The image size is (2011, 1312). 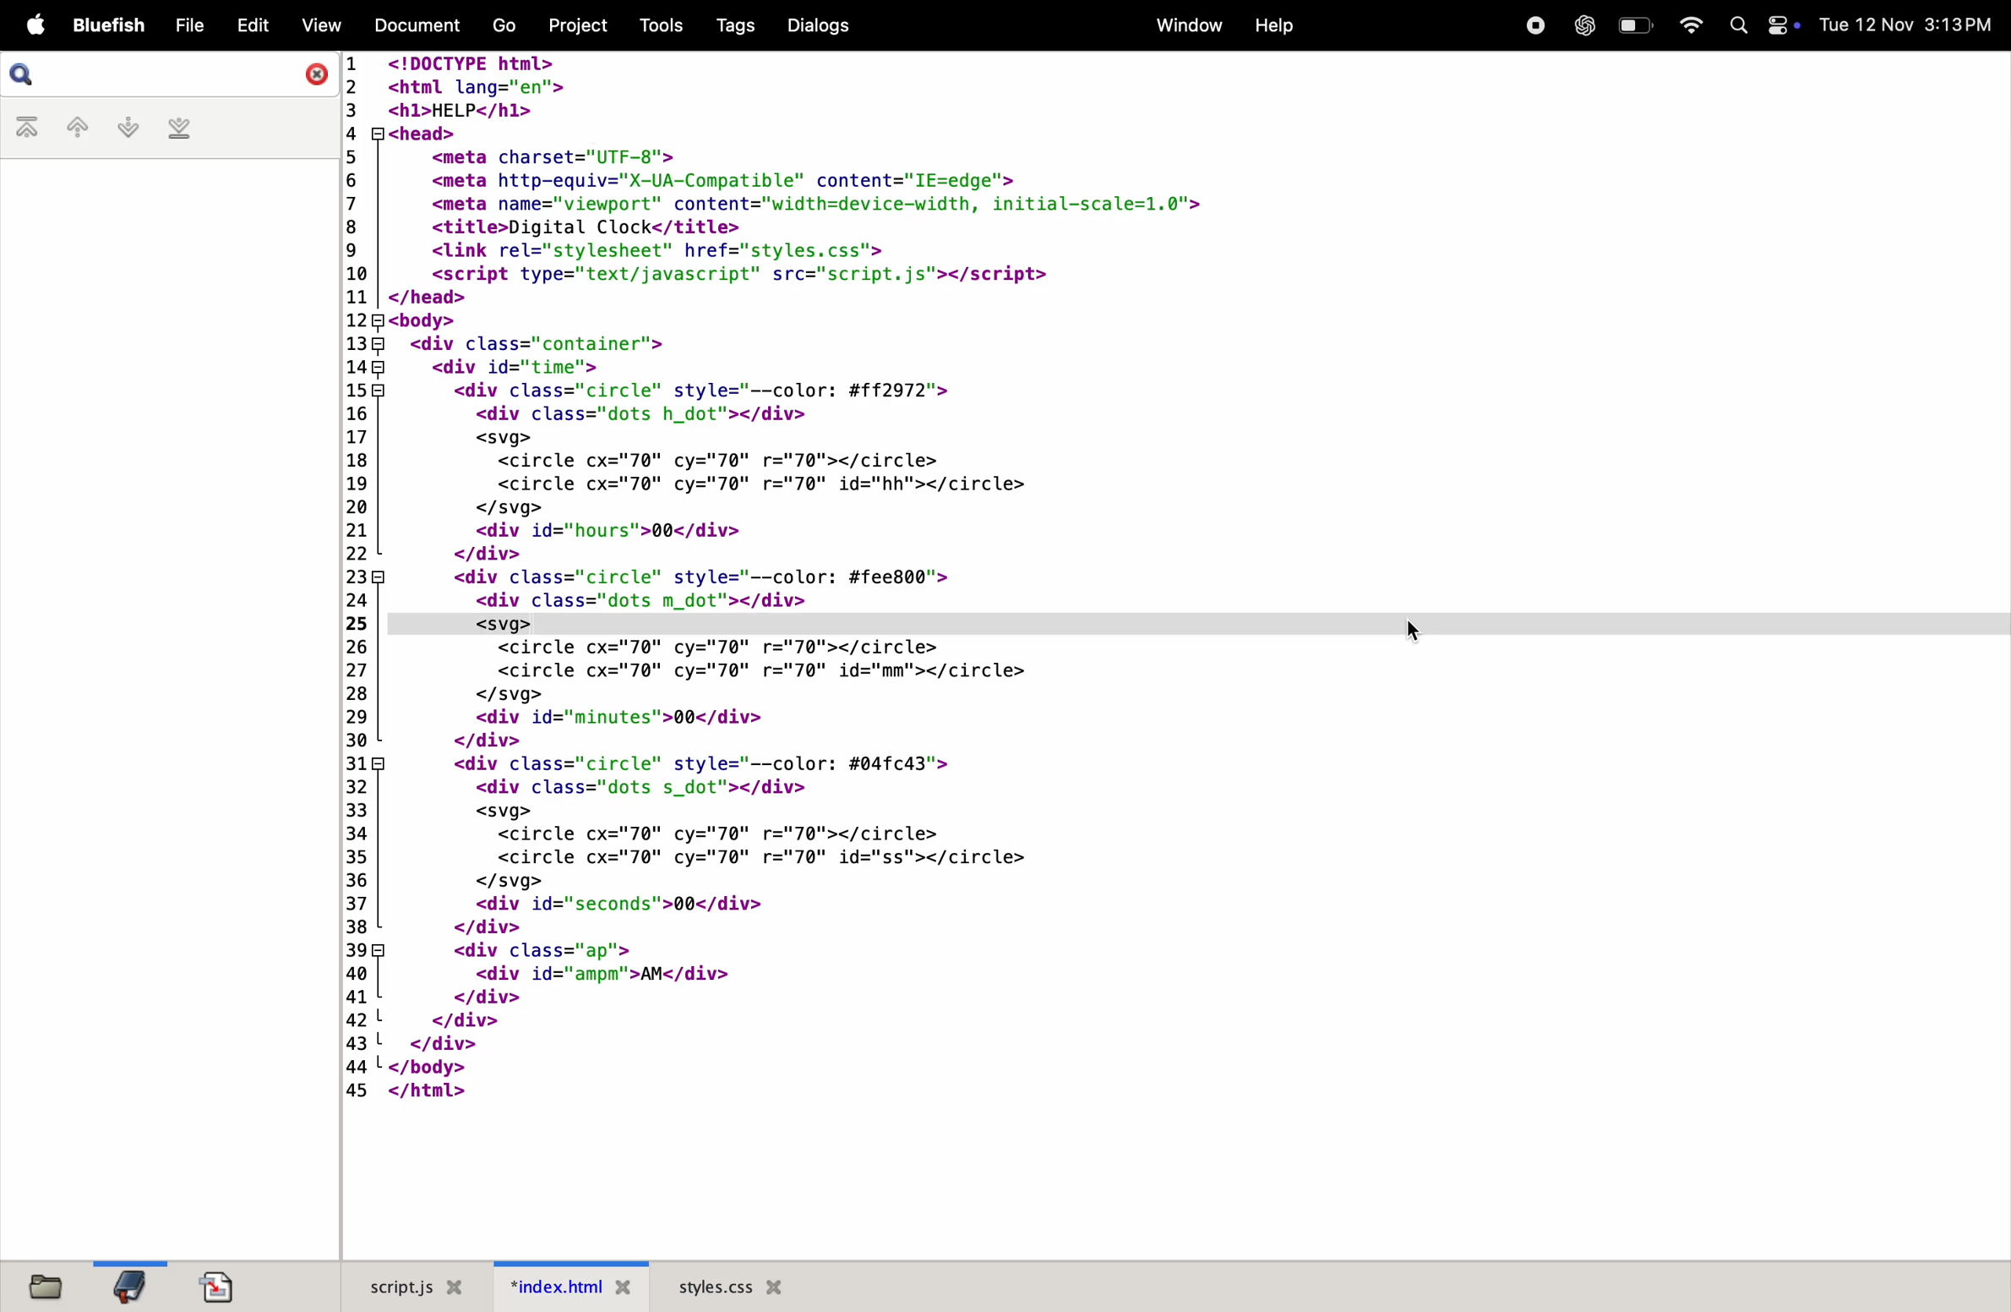 I want to click on styles.css, so click(x=731, y=1286).